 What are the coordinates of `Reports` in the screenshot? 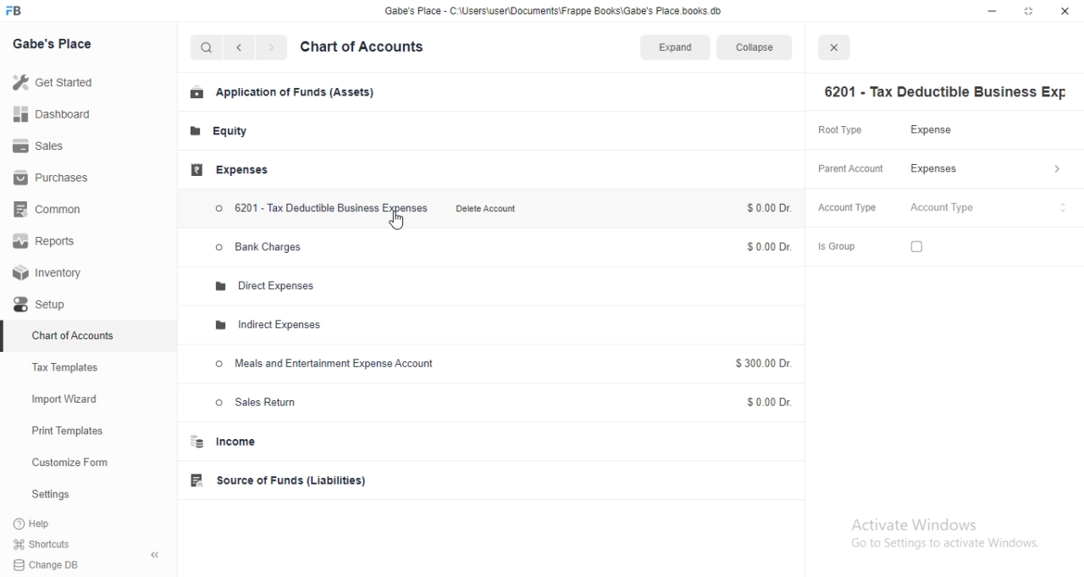 It's located at (48, 242).